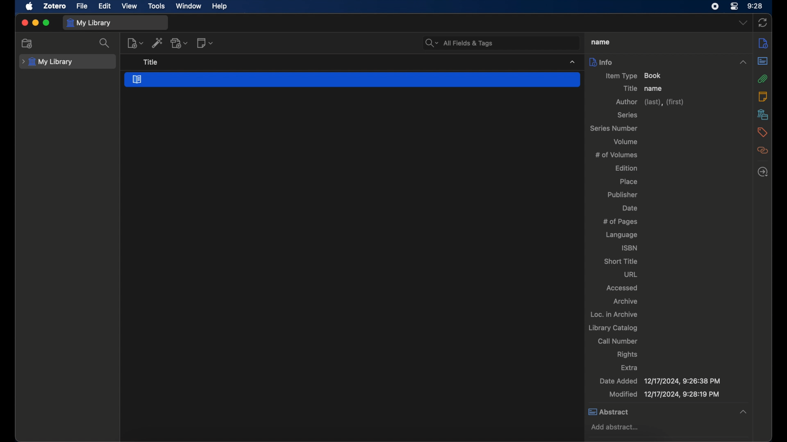 The width and height of the screenshot is (787, 442). What do you see at coordinates (762, 114) in the screenshot?
I see `libraries` at bounding box center [762, 114].